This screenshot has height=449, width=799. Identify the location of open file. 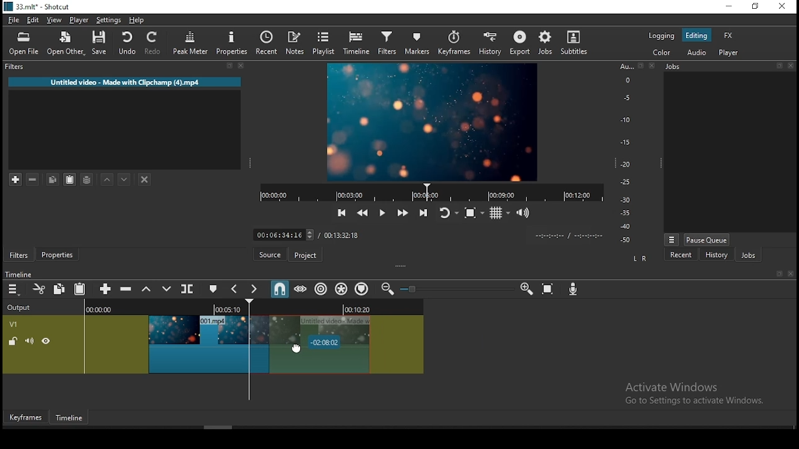
(27, 45).